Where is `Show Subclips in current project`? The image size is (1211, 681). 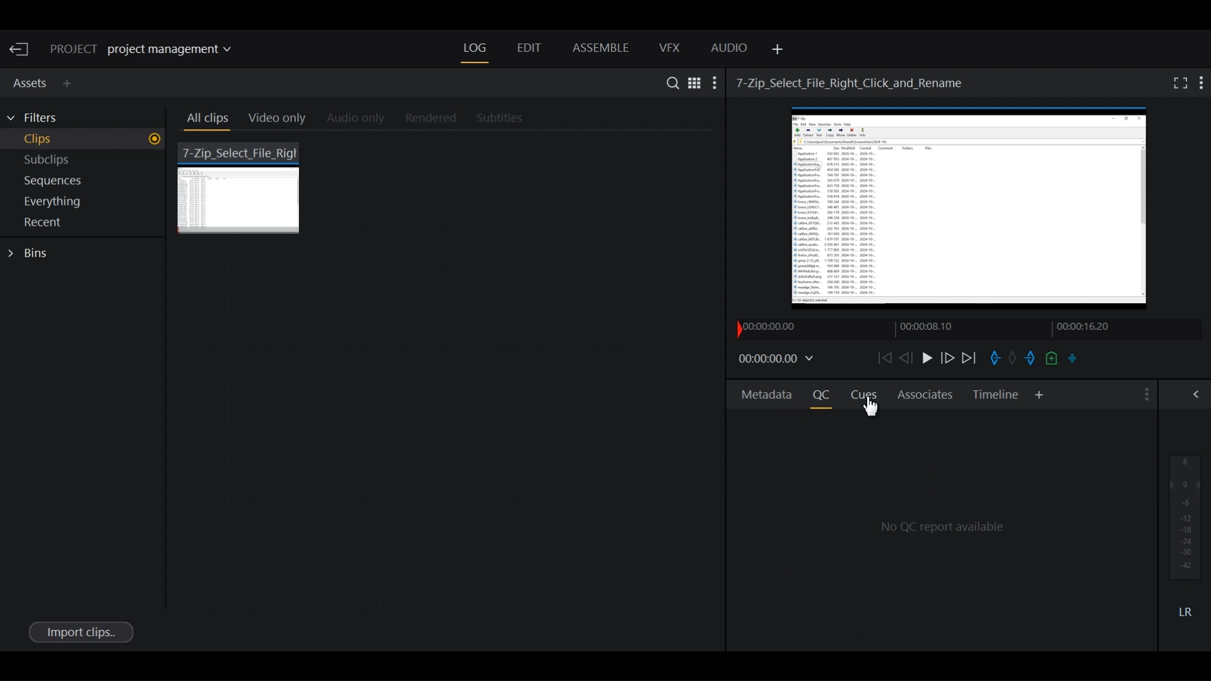 Show Subclips in current project is located at coordinates (86, 162).